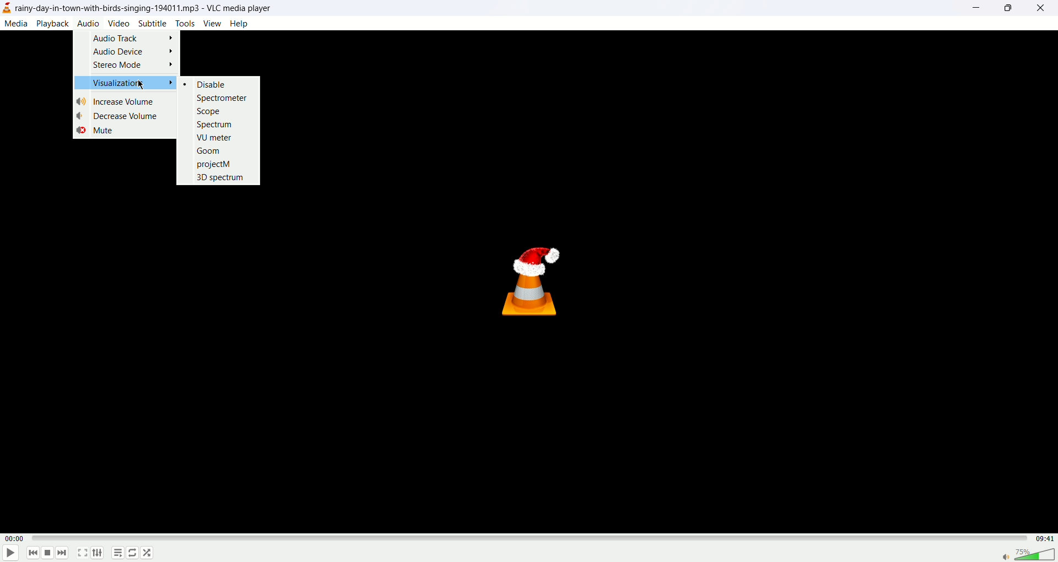 The width and height of the screenshot is (1058, 562). Describe the element at coordinates (216, 137) in the screenshot. I see `VU meter` at that location.